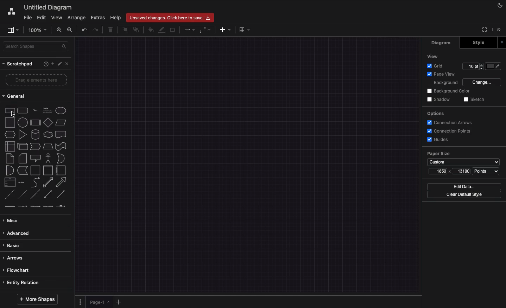 Image resolution: width=506 pixels, height=308 pixels. Describe the element at coordinates (121, 302) in the screenshot. I see `Add new page` at that location.